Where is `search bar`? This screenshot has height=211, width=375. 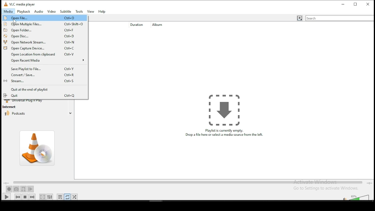
search bar is located at coordinates (340, 18).